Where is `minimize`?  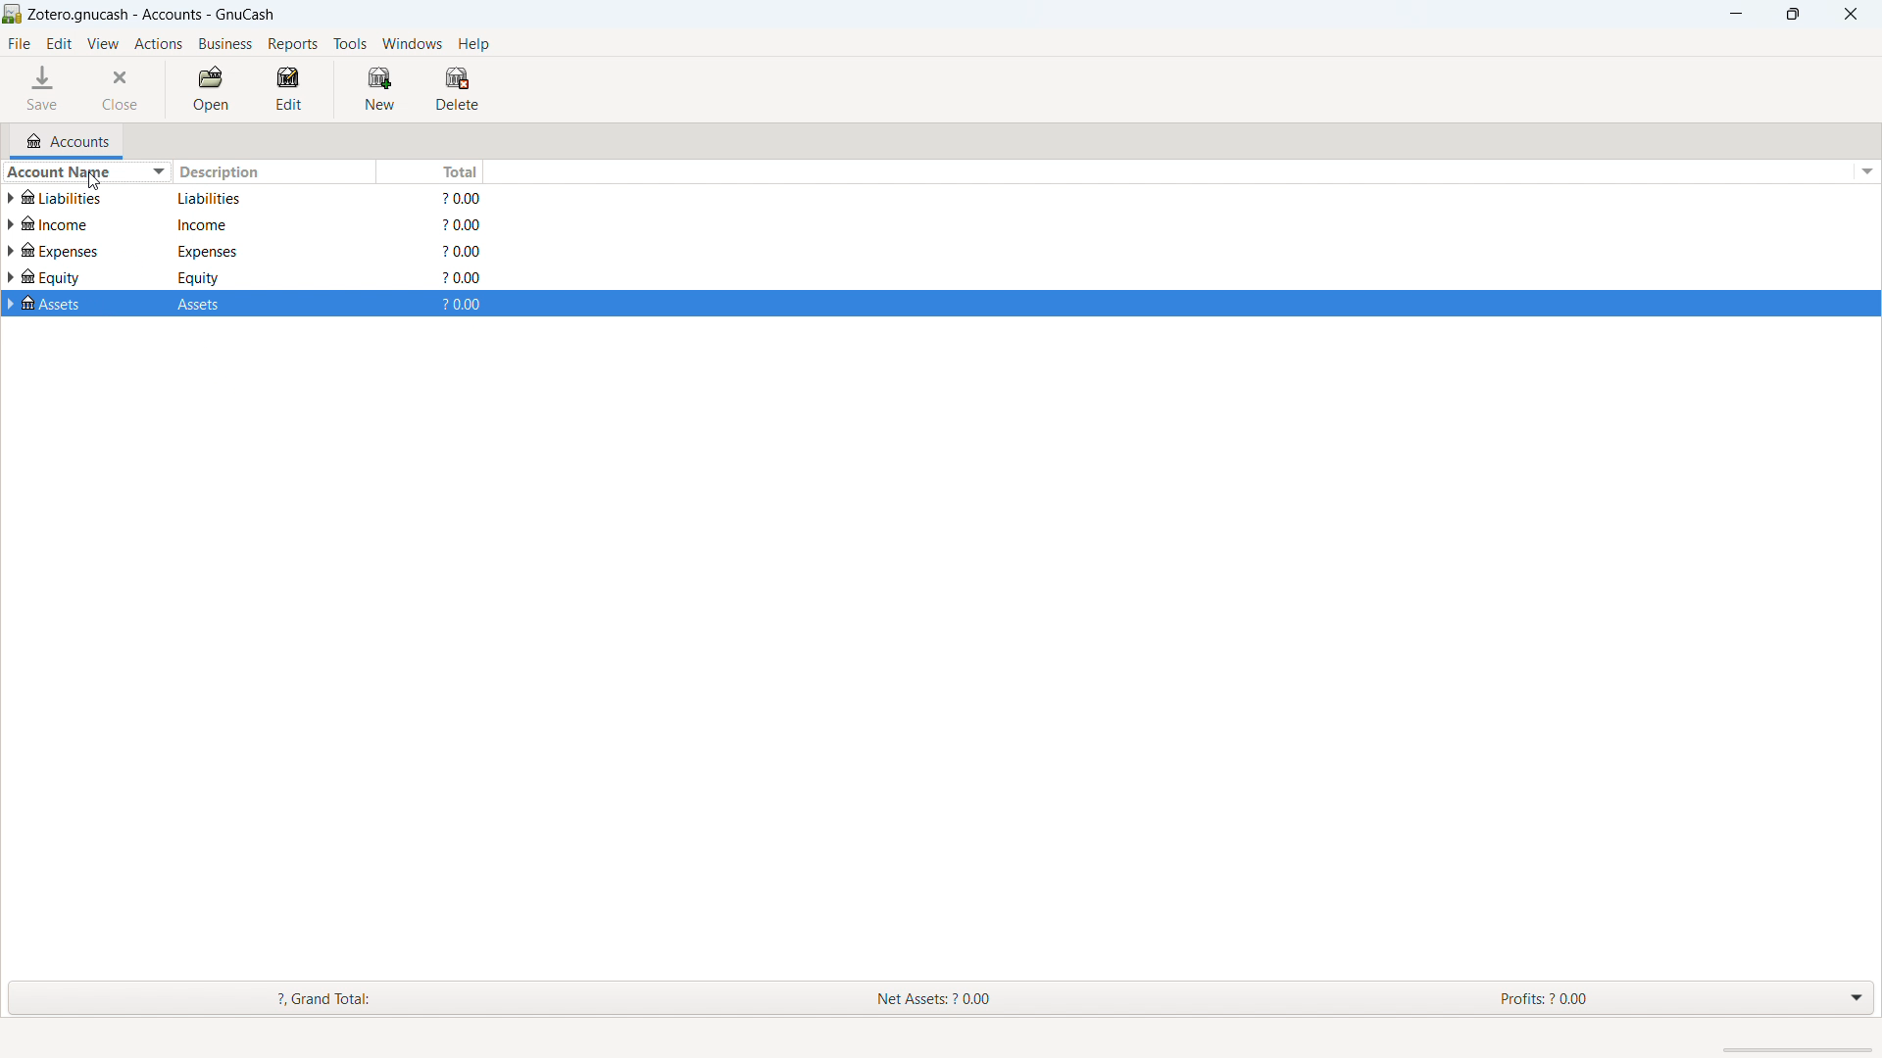 minimize is located at coordinates (1734, 14).